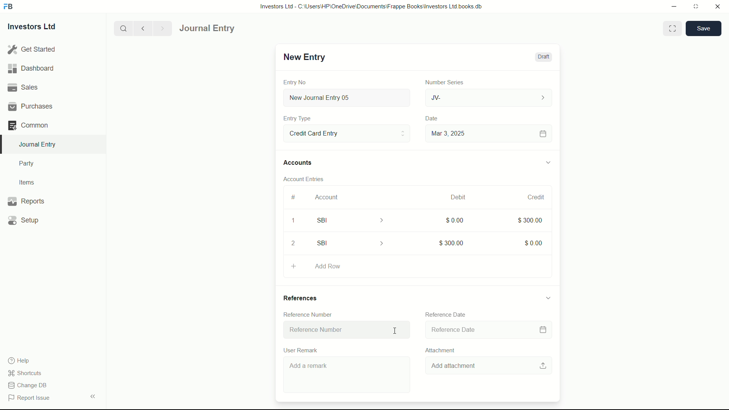 The image size is (729, 410). What do you see at coordinates (548, 161) in the screenshot?
I see `expand/collapse` at bounding box center [548, 161].